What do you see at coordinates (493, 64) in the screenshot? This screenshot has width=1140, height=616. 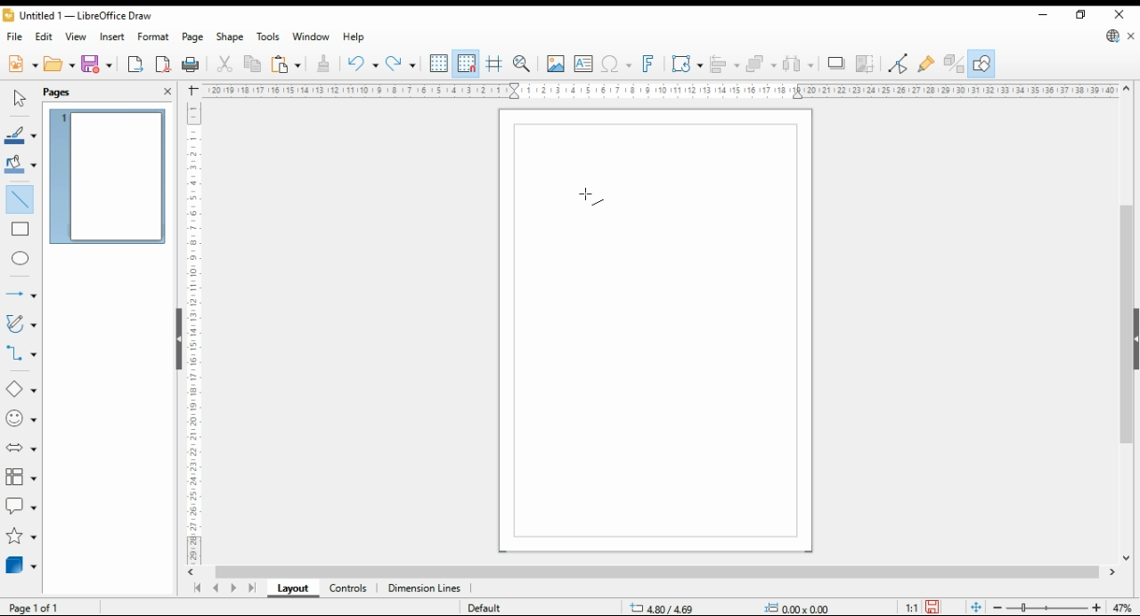 I see `helplines while moving` at bounding box center [493, 64].